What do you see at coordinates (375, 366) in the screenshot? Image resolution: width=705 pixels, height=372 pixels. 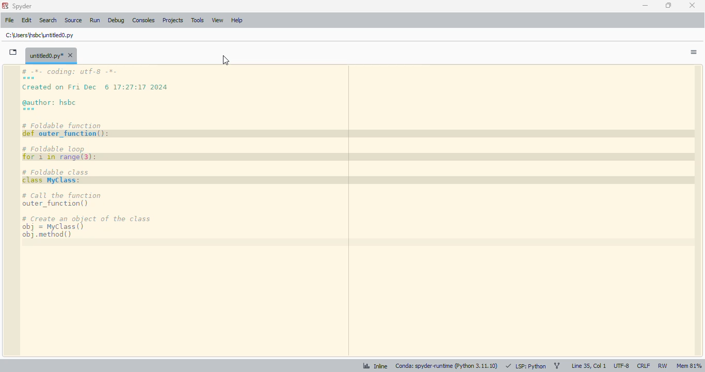 I see `inline` at bounding box center [375, 366].